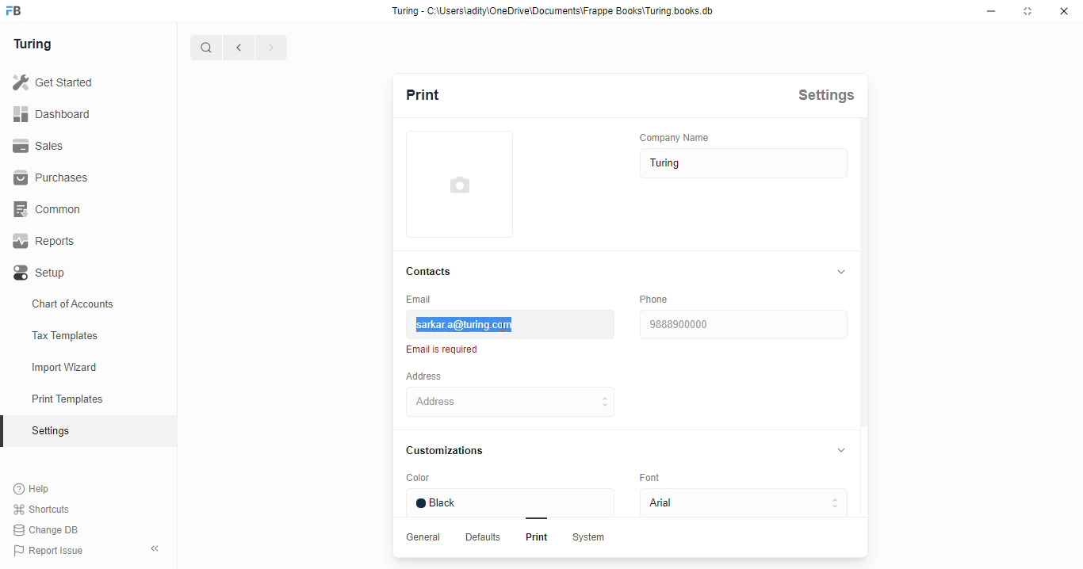  What do you see at coordinates (832, 94) in the screenshot?
I see `Settings` at bounding box center [832, 94].